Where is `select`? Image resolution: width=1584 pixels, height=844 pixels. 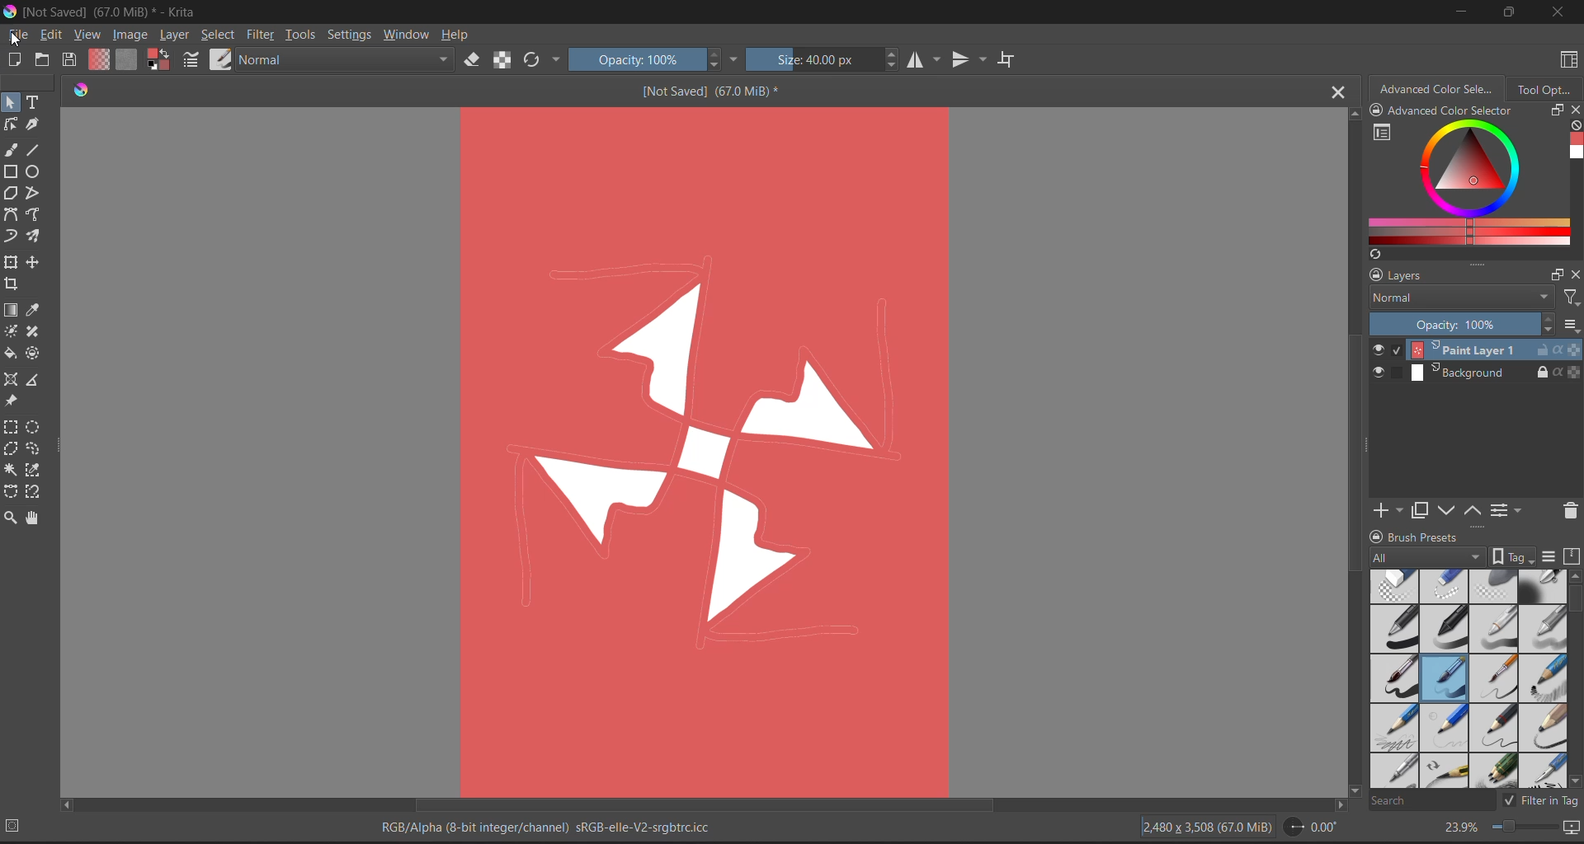
select is located at coordinates (220, 36).